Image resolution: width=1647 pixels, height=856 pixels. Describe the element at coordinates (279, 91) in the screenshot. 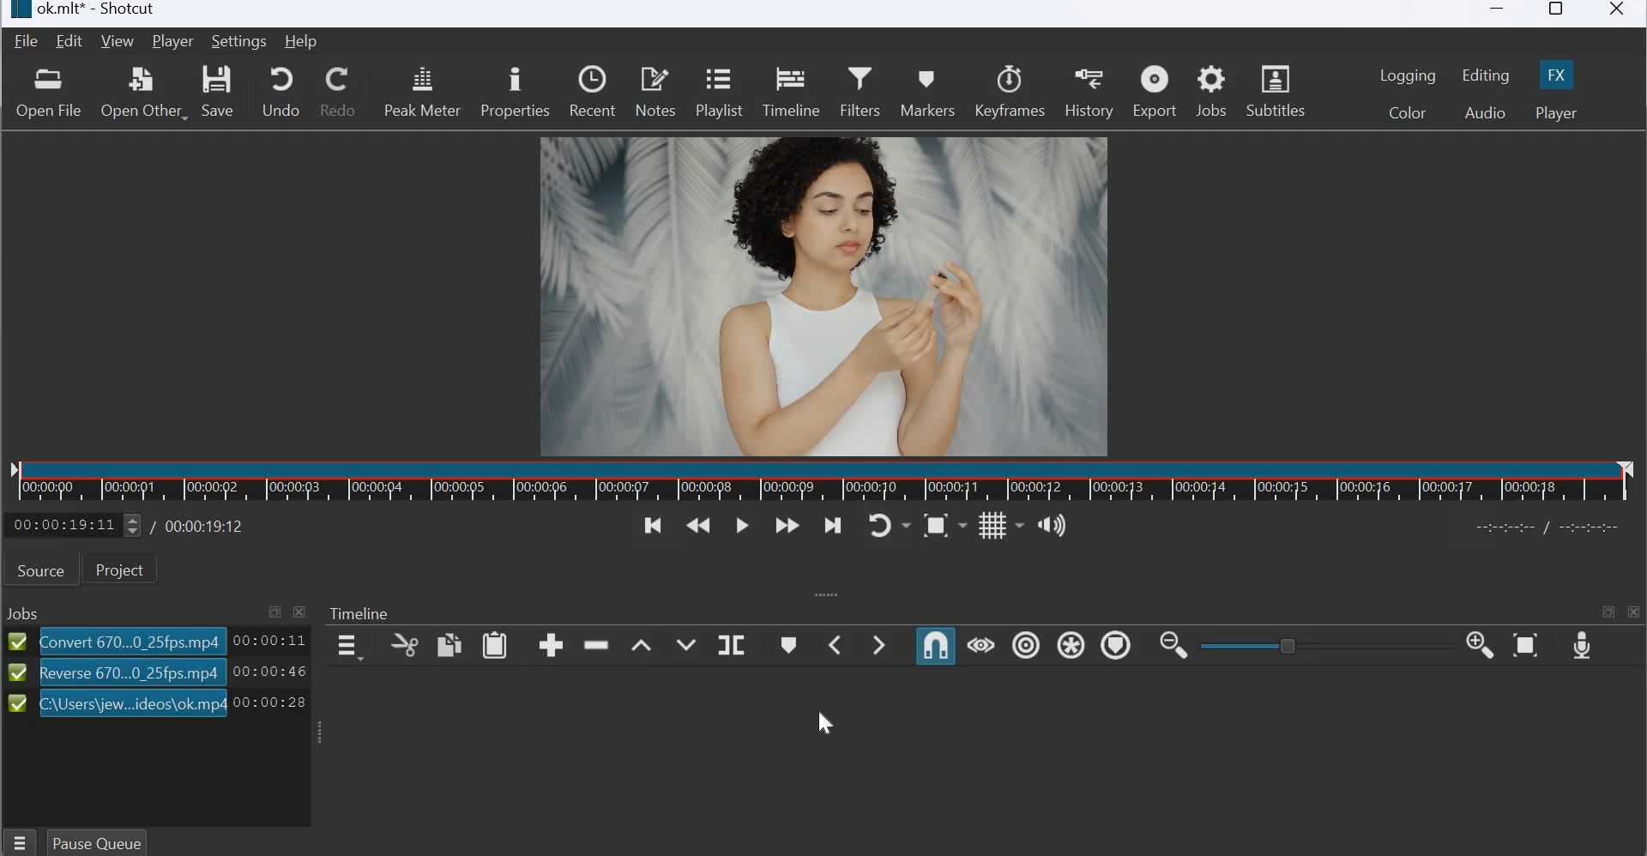

I see `Undo` at that location.